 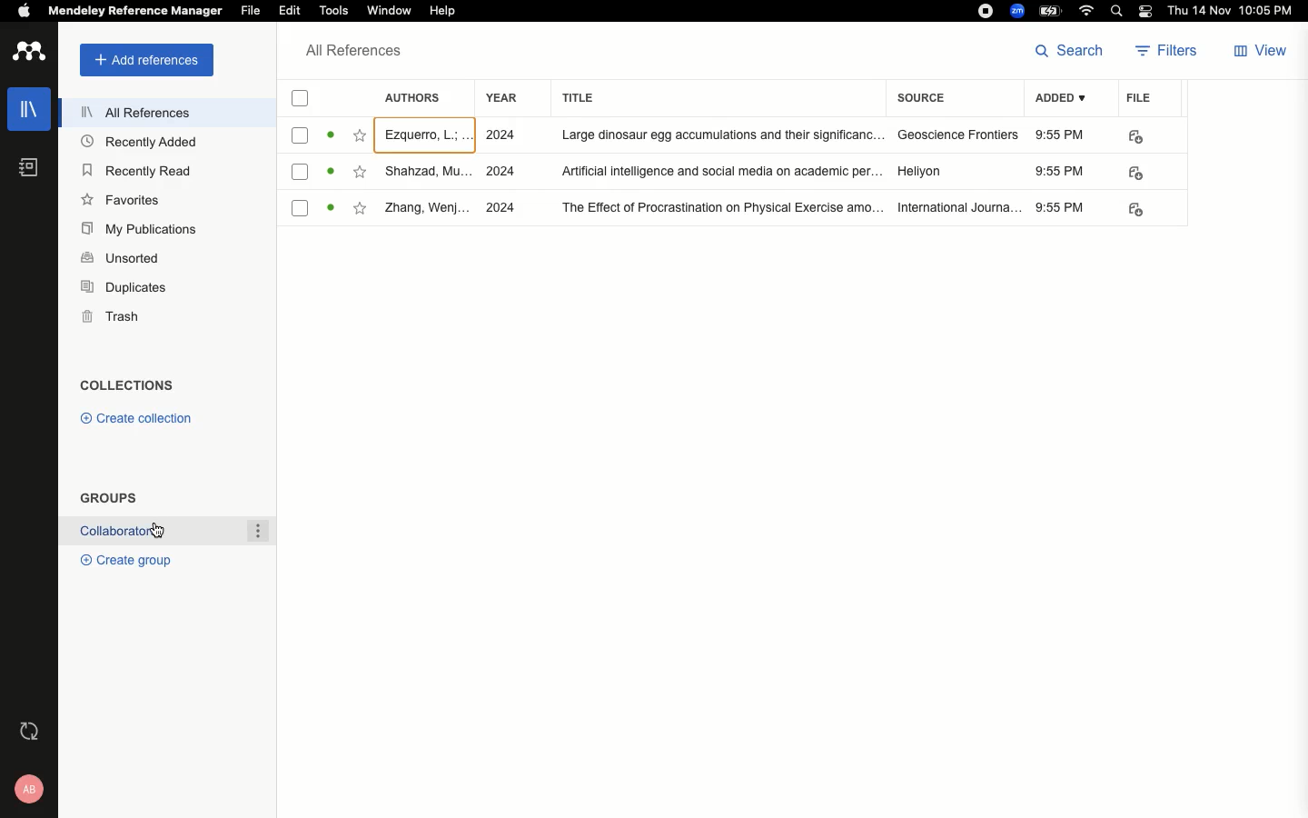 I want to click on Collaborations, so click(x=171, y=534).